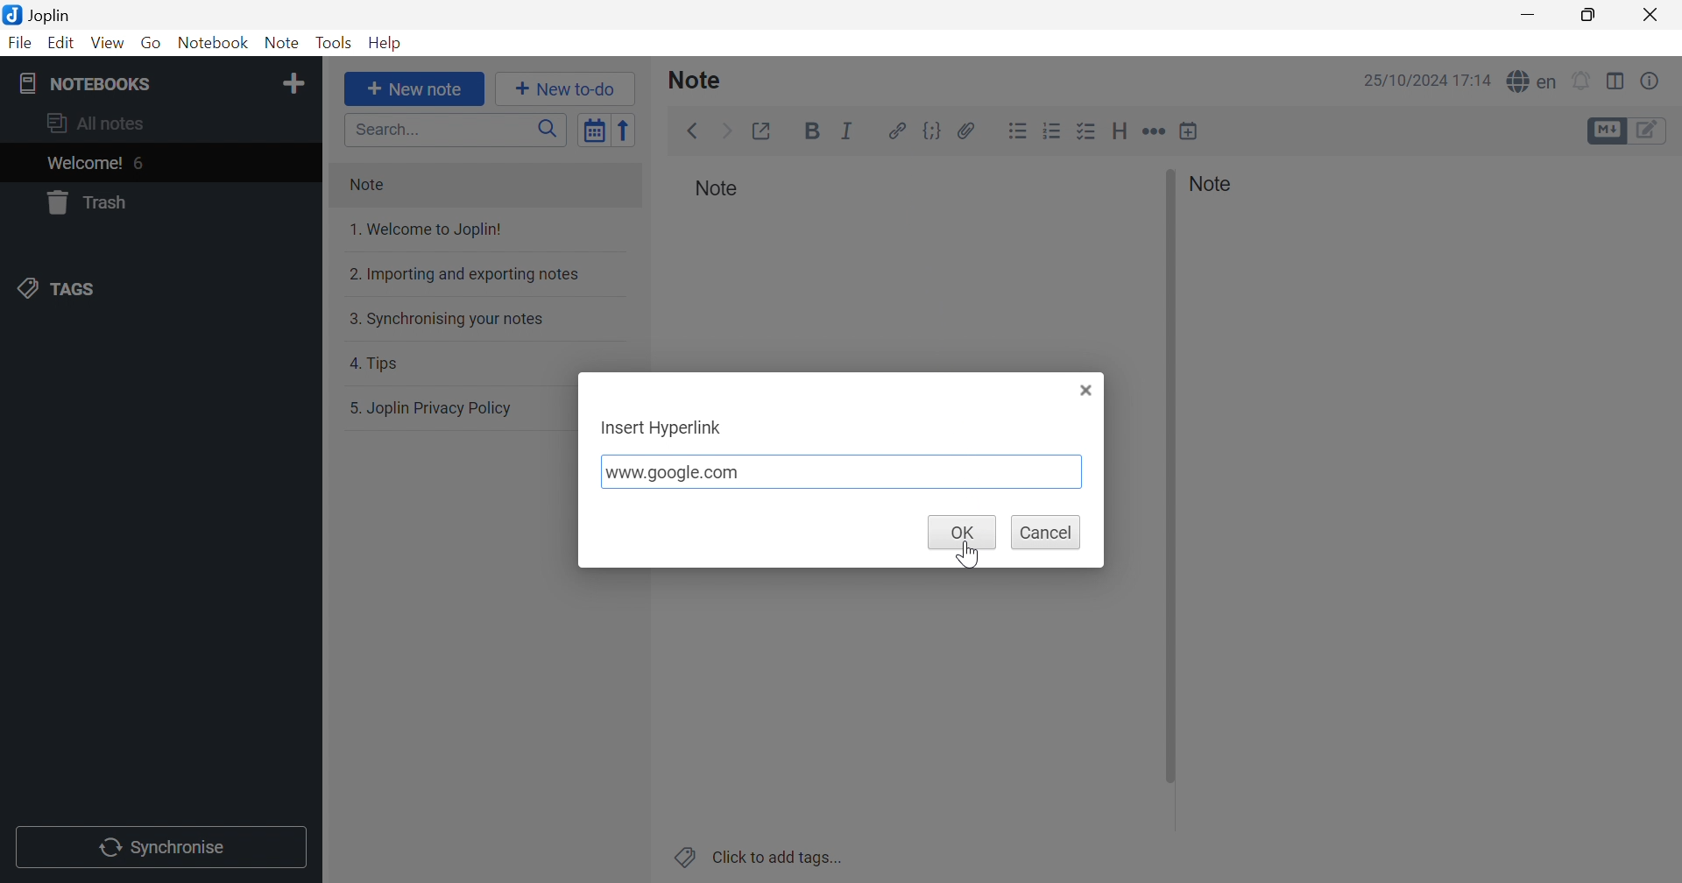  I want to click on Welcome! 6, so click(159, 163).